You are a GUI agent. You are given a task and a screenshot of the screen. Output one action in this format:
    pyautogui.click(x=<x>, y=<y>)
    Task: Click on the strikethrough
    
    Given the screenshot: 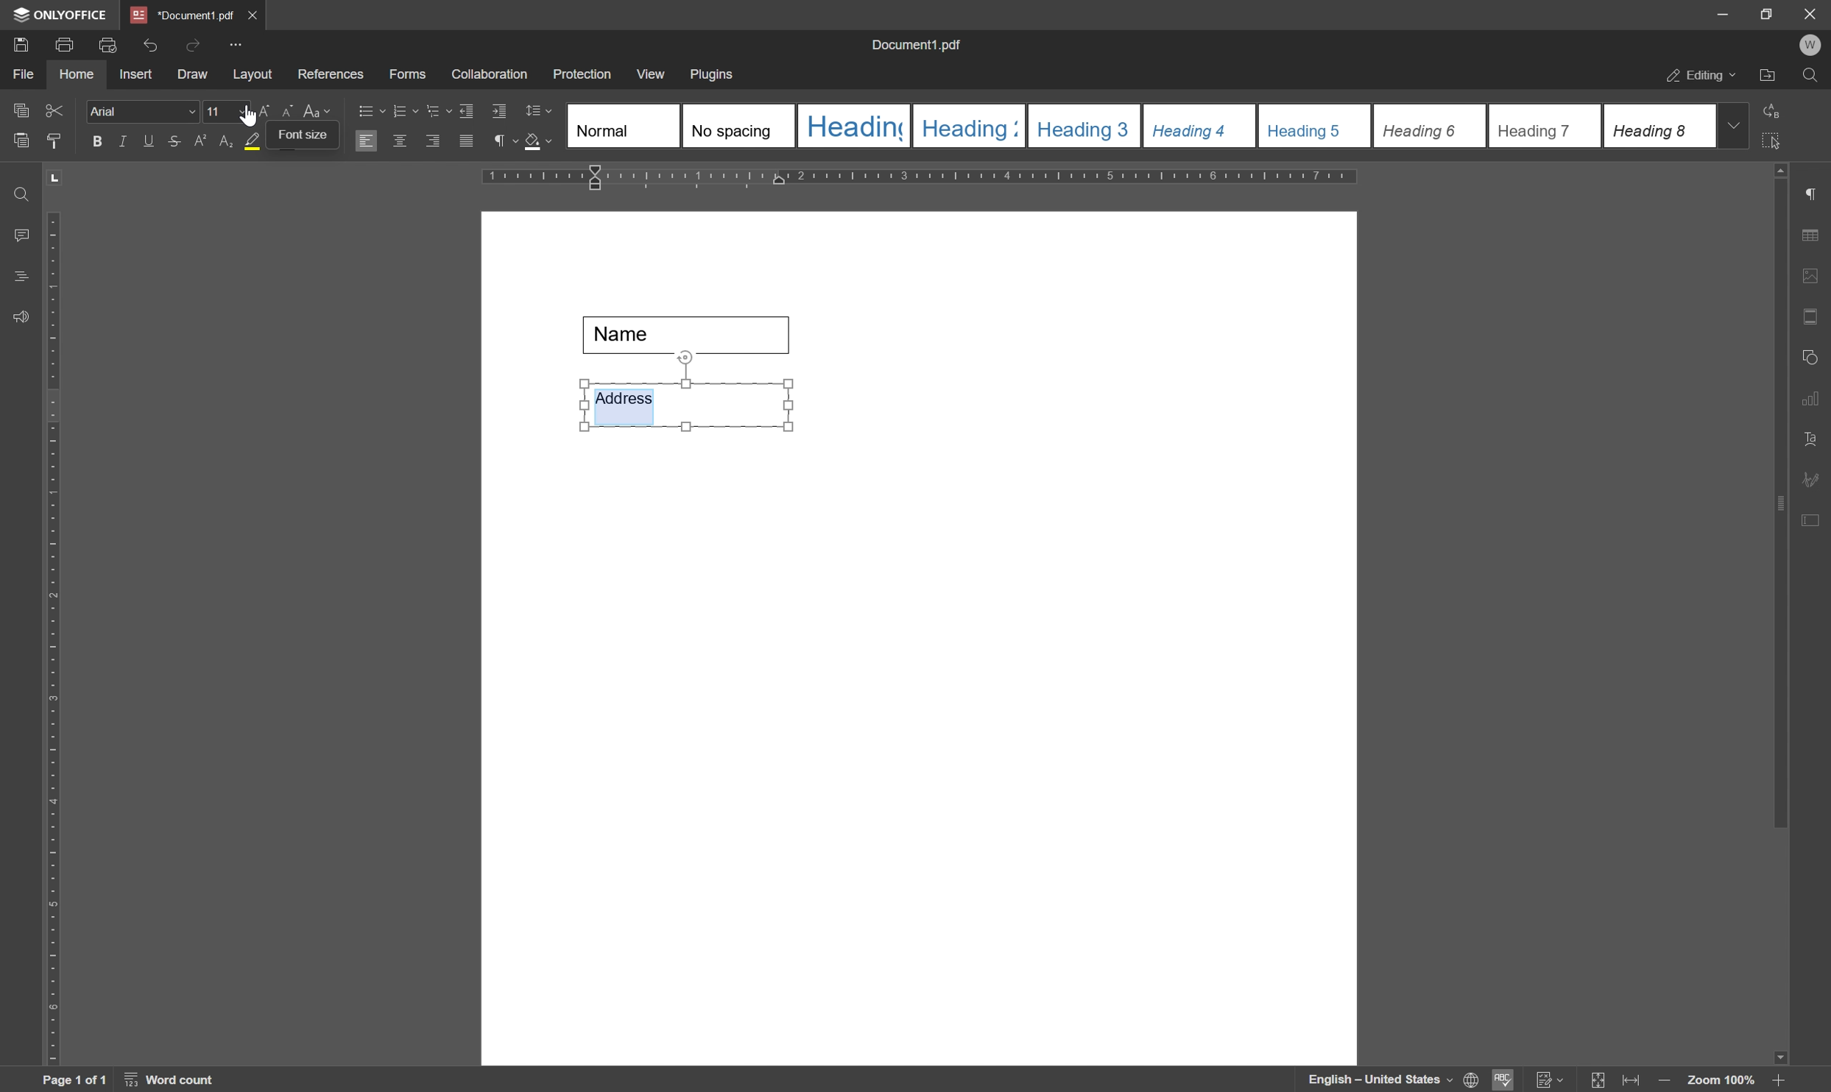 What is the action you would take?
    pyautogui.click(x=173, y=143)
    